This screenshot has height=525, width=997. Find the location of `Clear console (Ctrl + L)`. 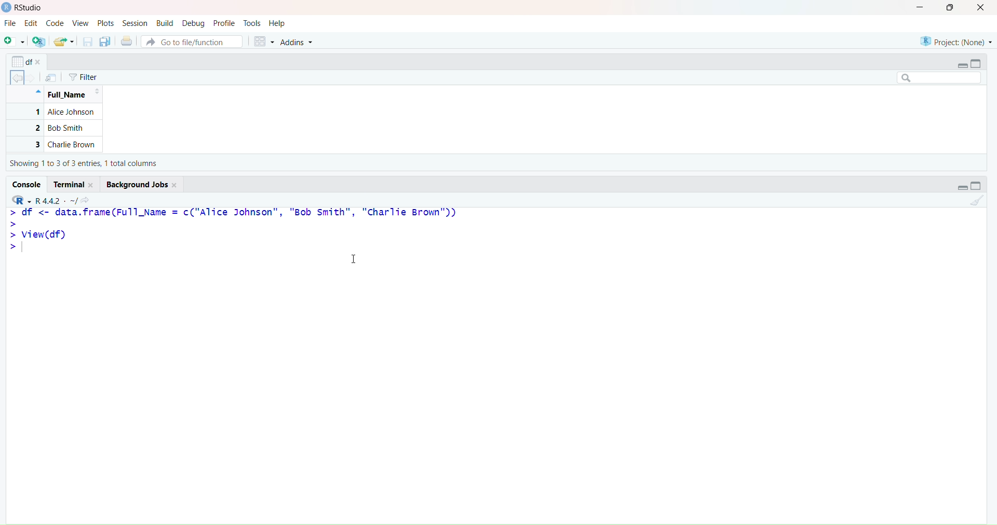

Clear console (Ctrl + L) is located at coordinates (977, 201).